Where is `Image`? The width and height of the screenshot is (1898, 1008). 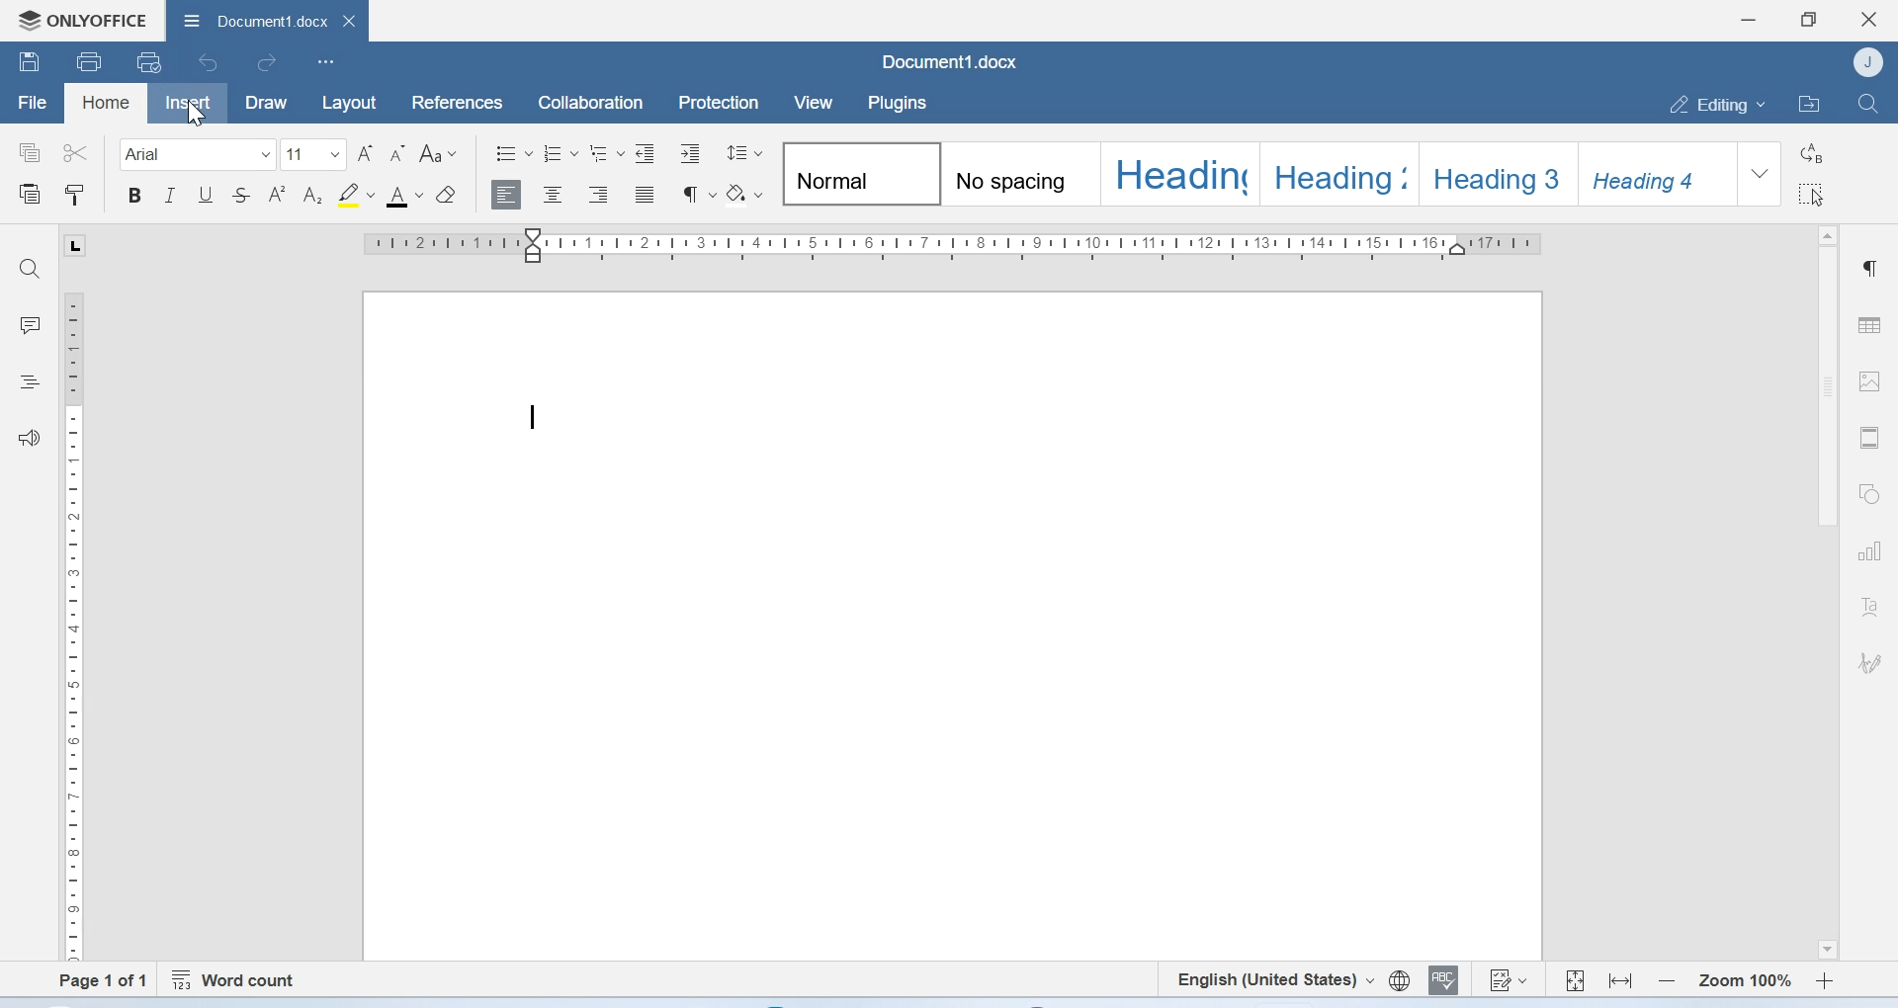
Image is located at coordinates (1872, 384).